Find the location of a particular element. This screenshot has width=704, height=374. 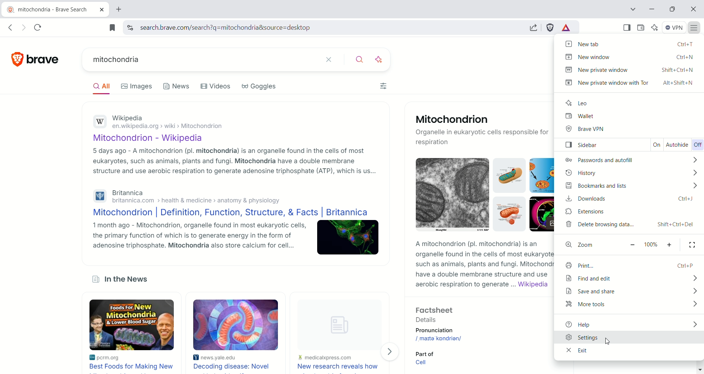

Videos is located at coordinates (219, 87).